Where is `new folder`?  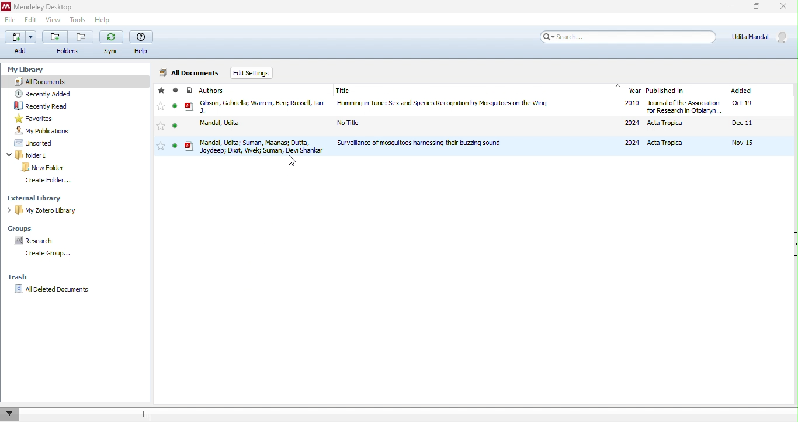
new folder is located at coordinates (46, 168).